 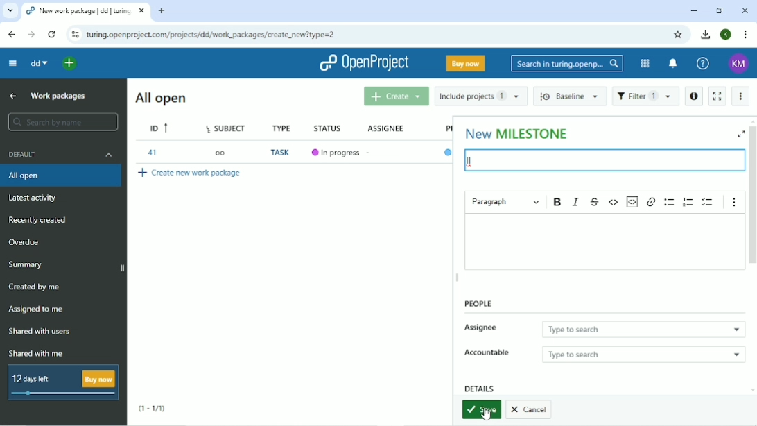 What do you see at coordinates (35, 287) in the screenshot?
I see `Created by me` at bounding box center [35, 287].